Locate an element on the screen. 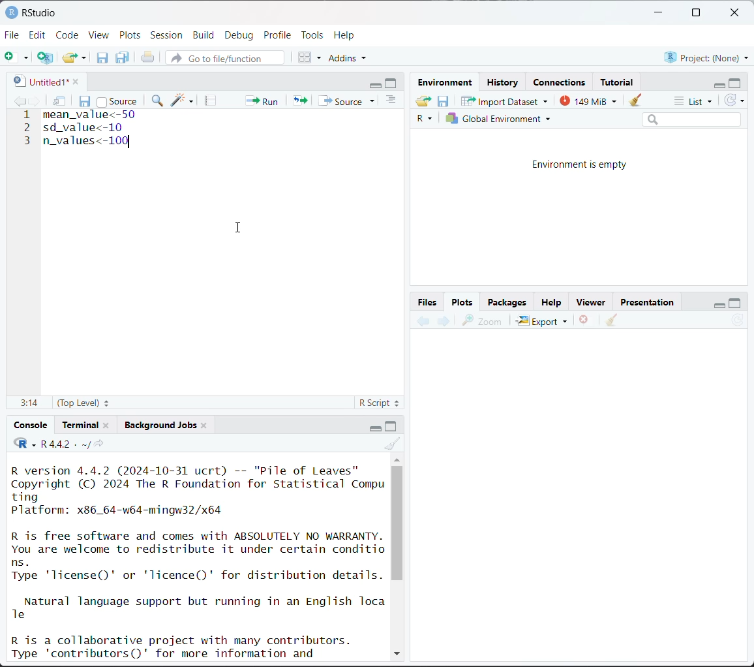 The height and width of the screenshot is (667, 754). run is located at coordinates (260, 100).